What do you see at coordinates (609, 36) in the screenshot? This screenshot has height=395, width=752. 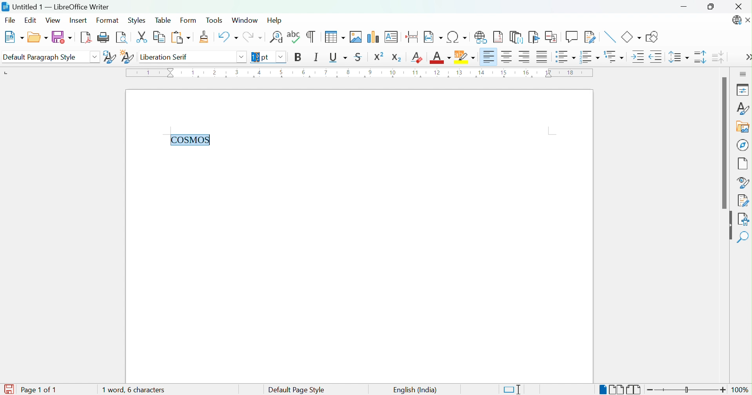 I see `Insert Line` at bounding box center [609, 36].